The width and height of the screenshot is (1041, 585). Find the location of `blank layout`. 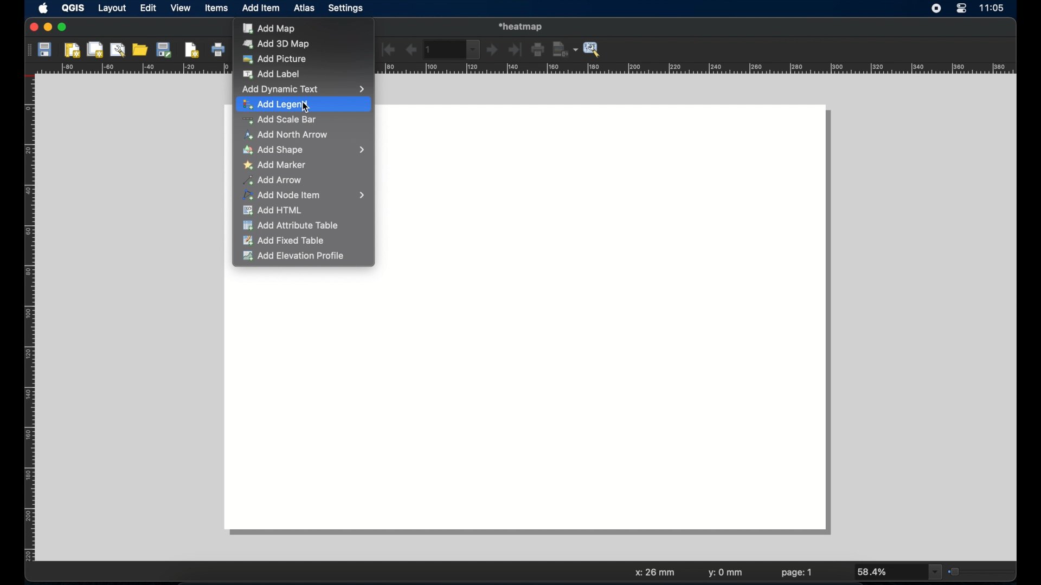

blank layout is located at coordinates (529, 409).